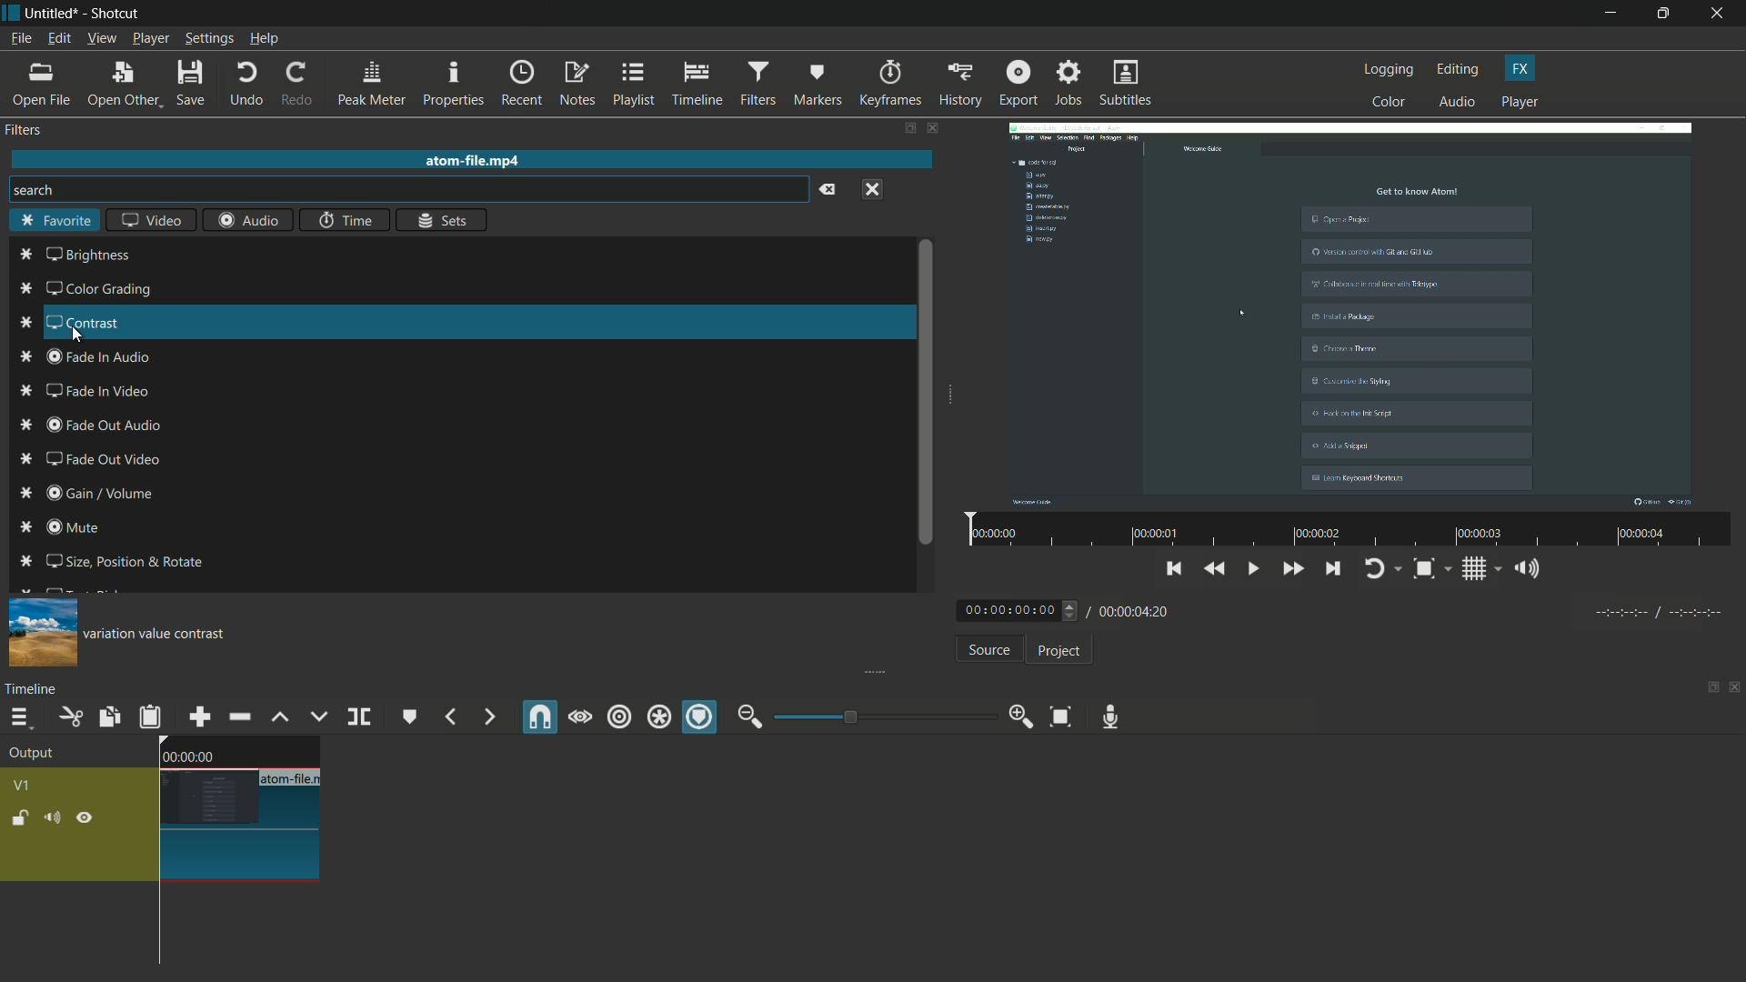  I want to click on show the volume control, so click(1532, 570).